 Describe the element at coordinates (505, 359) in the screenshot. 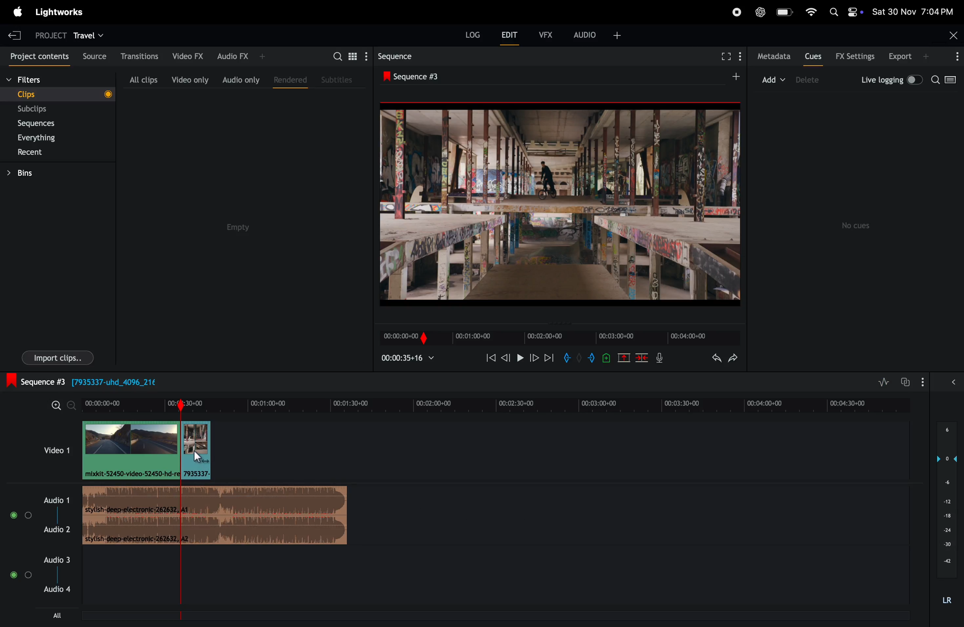

I see `previous frame` at that location.